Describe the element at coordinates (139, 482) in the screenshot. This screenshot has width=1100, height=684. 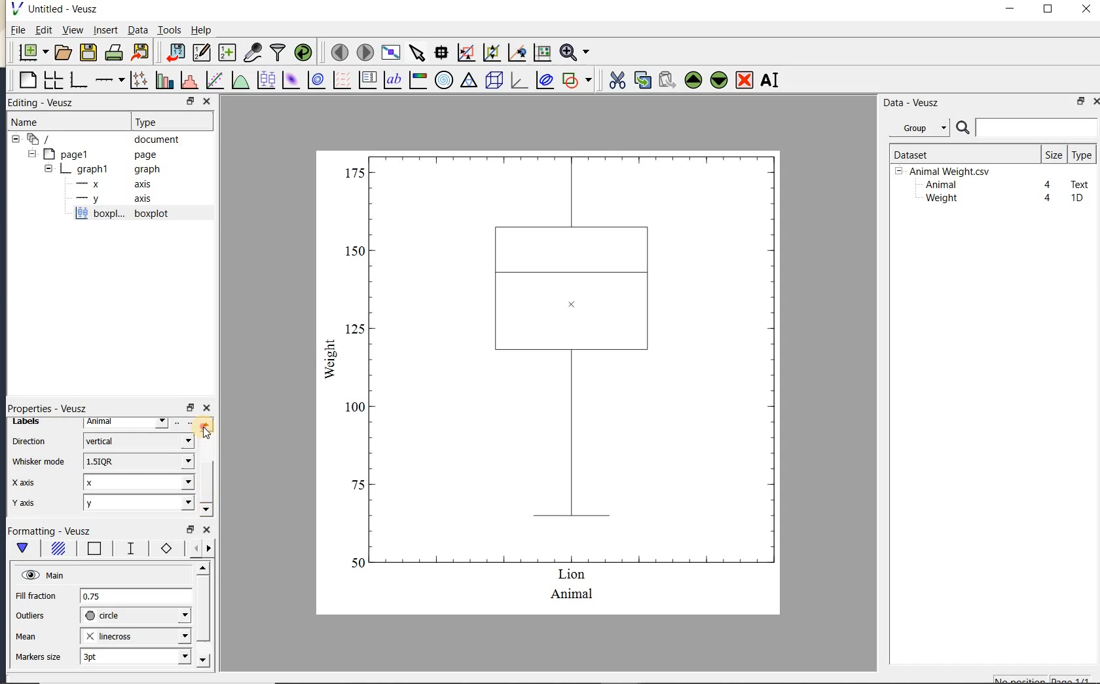
I see `X` at that location.